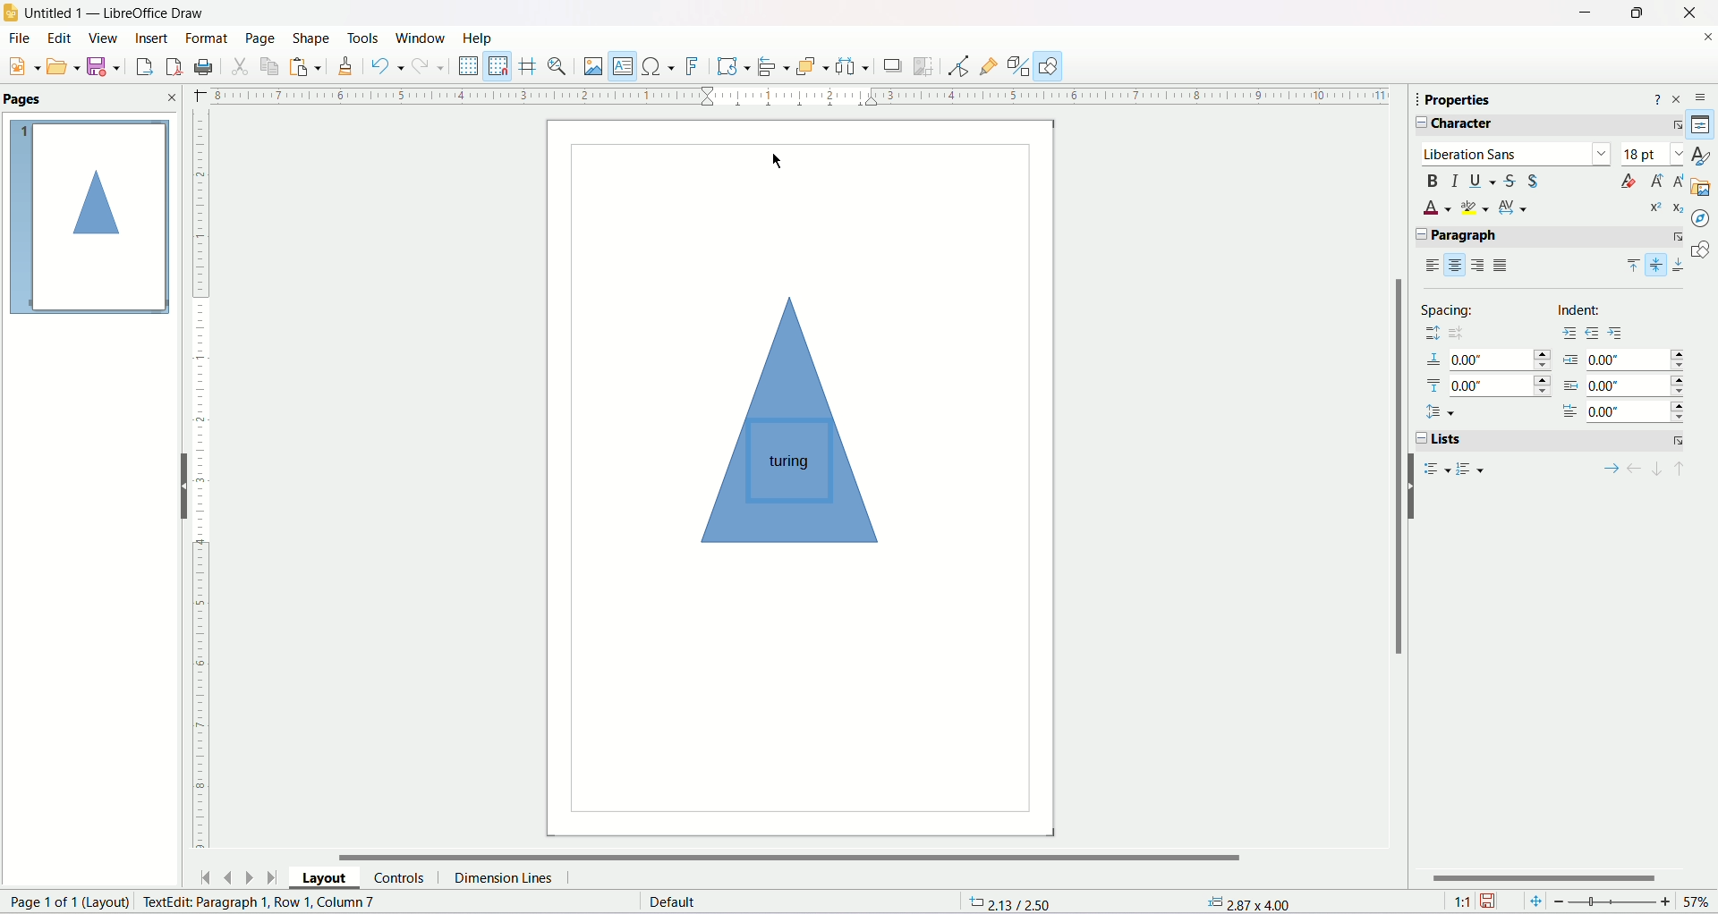  Describe the element at coordinates (102, 65) in the screenshot. I see `Save` at that location.